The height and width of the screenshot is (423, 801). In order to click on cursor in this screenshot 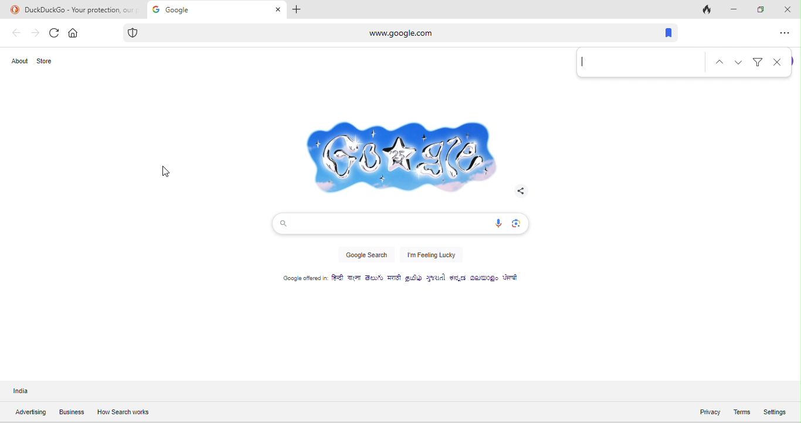, I will do `click(165, 173)`.